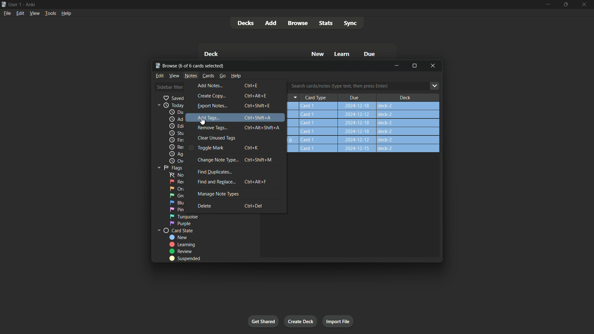 The width and height of the screenshot is (594, 334). What do you see at coordinates (213, 170) in the screenshot?
I see `find duplicates` at bounding box center [213, 170].